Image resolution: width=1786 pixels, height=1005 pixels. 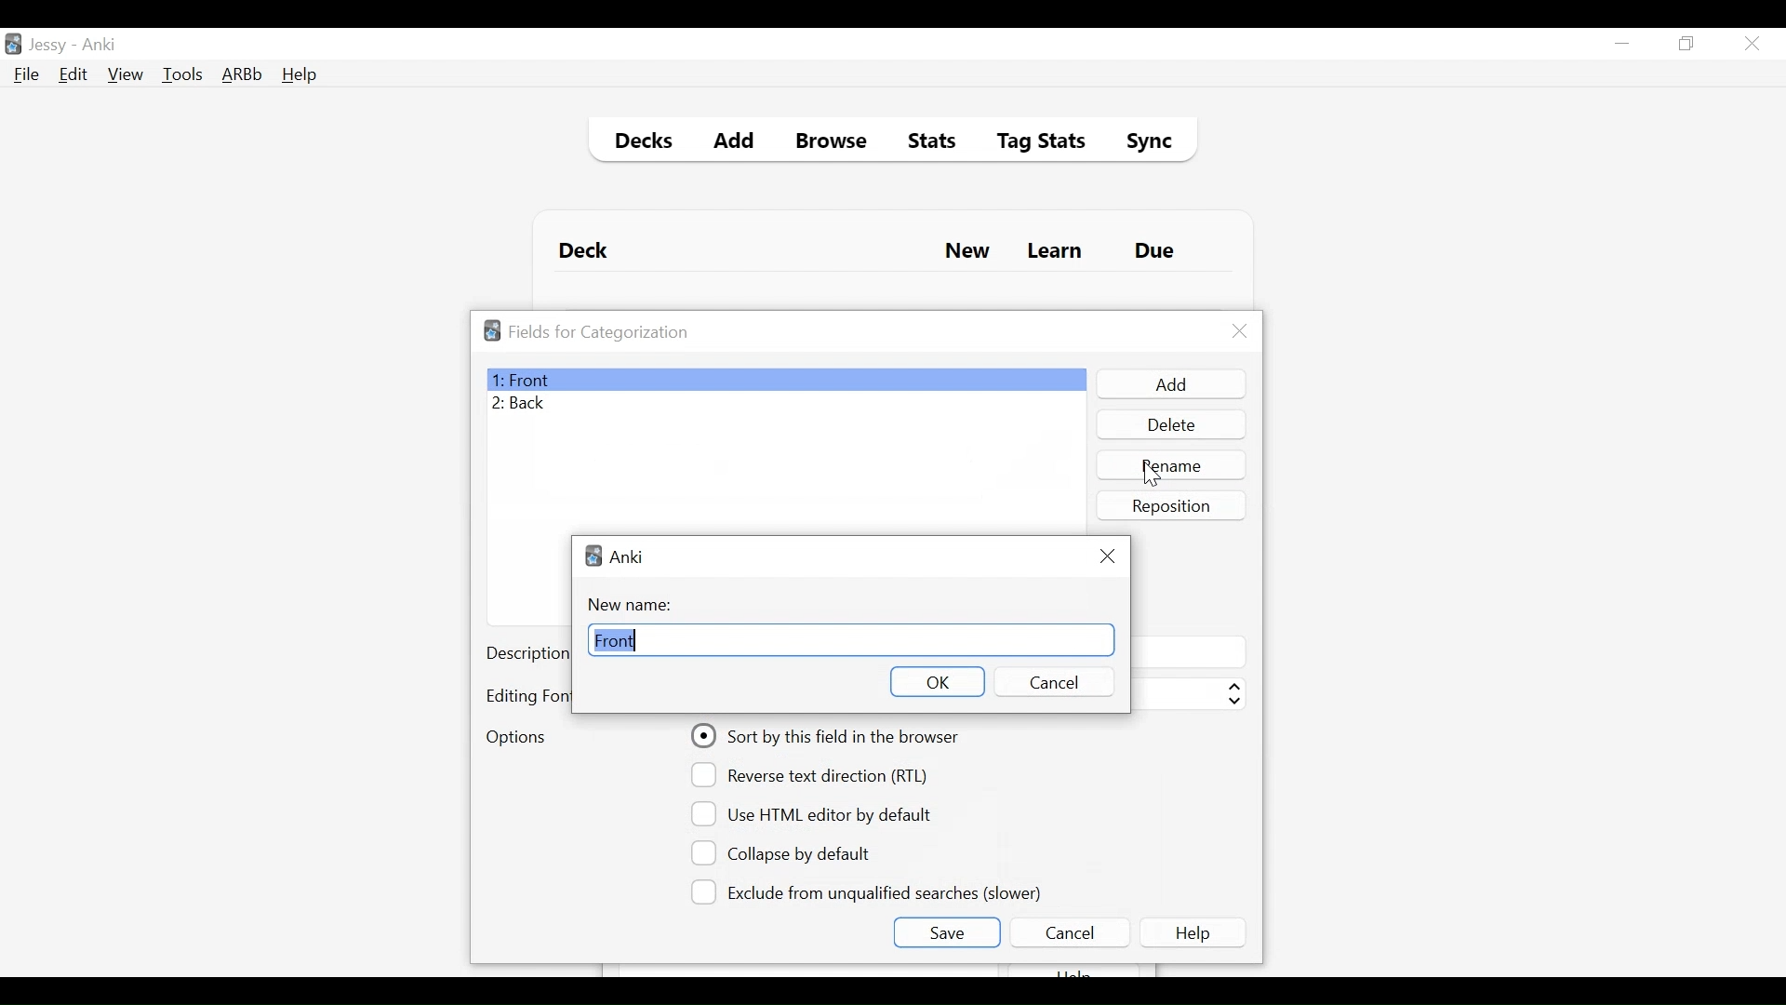 I want to click on Tools, so click(x=182, y=74).